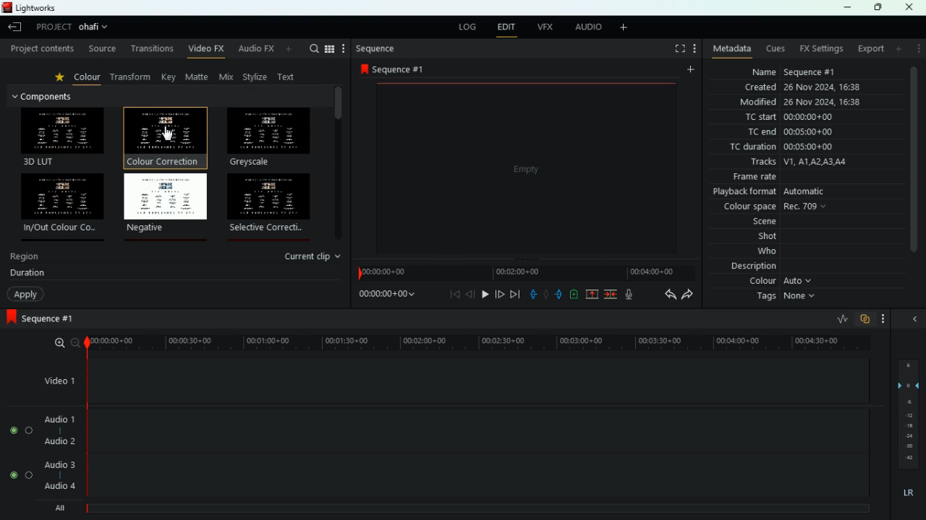 Image resolution: width=926 pixels, height=520 pixels. Describe the element at coordinates (10, 318) in the screenshot. I see `icon` at that location.